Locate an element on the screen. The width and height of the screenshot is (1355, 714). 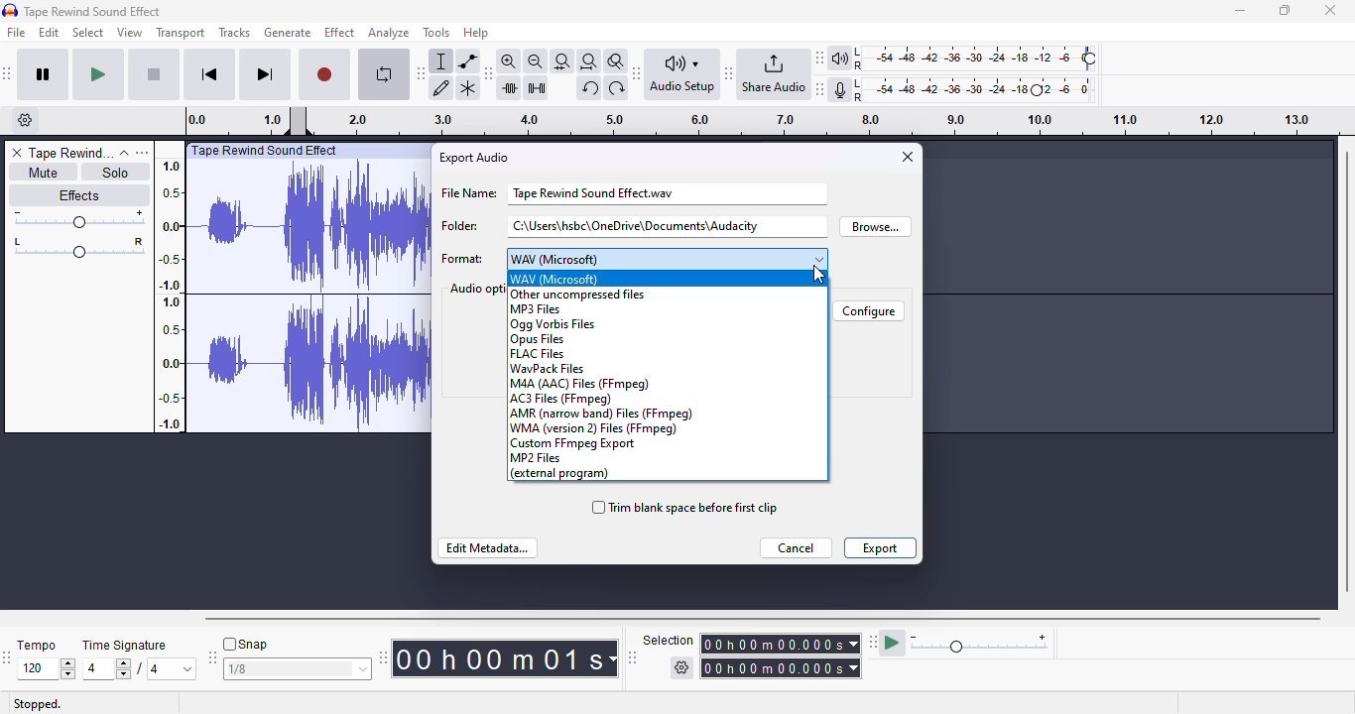
audacity snapping toolbar is located at coordinates (291, 655).